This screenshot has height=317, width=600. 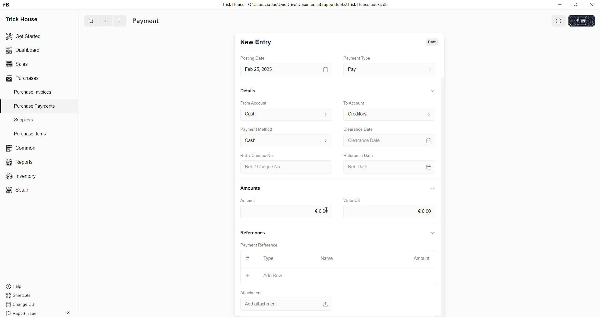 I want to click on > Clearance Date, so click(x=367, y=140).